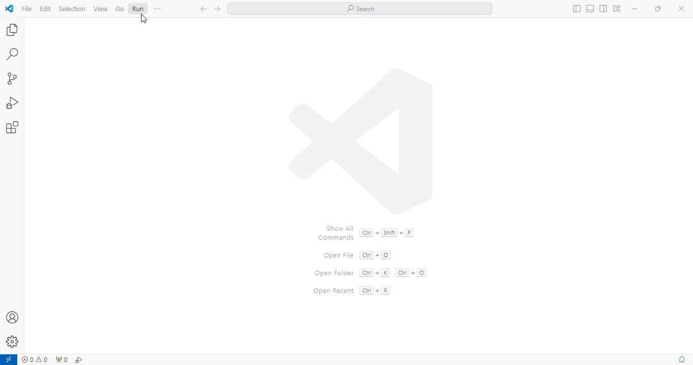  Describe the element at coordinates (333, 273) in the screenshot. I see `open folder` at that location.